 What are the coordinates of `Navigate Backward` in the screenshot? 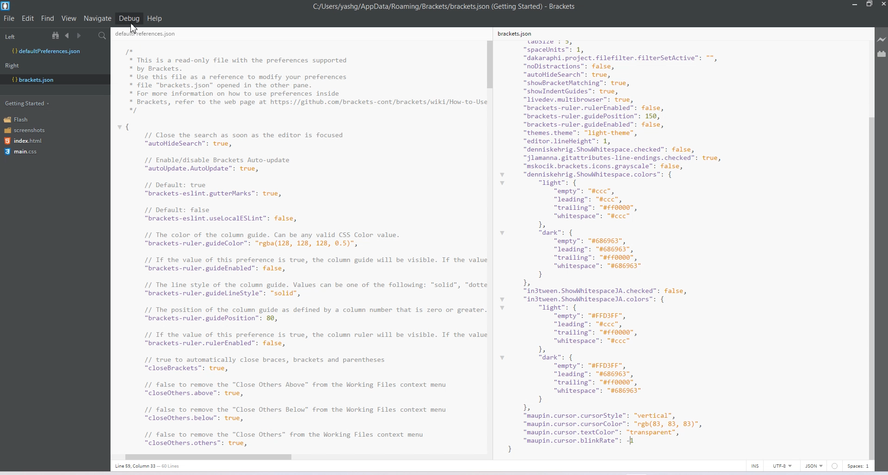 It's located at (68, 35).